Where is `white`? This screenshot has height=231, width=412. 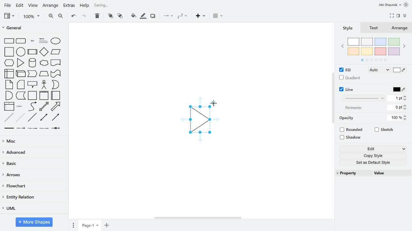
white is located at coordinates (354, 42).